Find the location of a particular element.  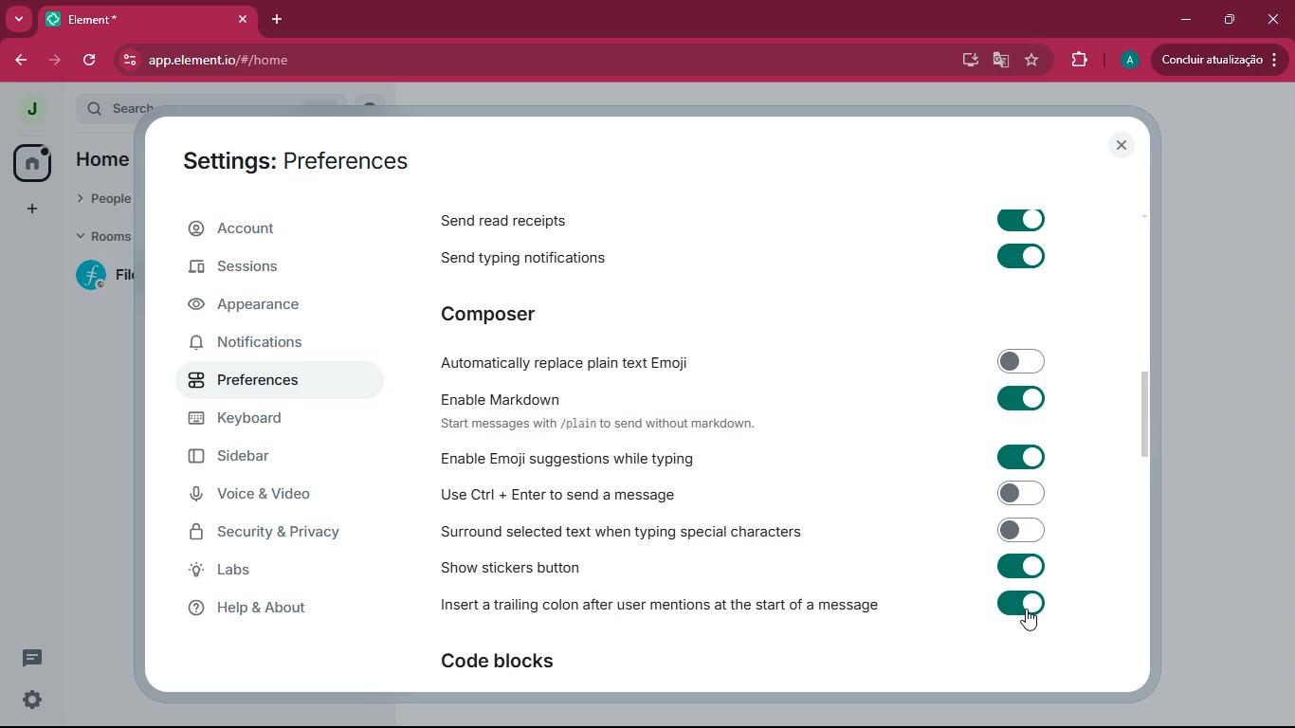

quick settings is located at coordinates (33, 699).